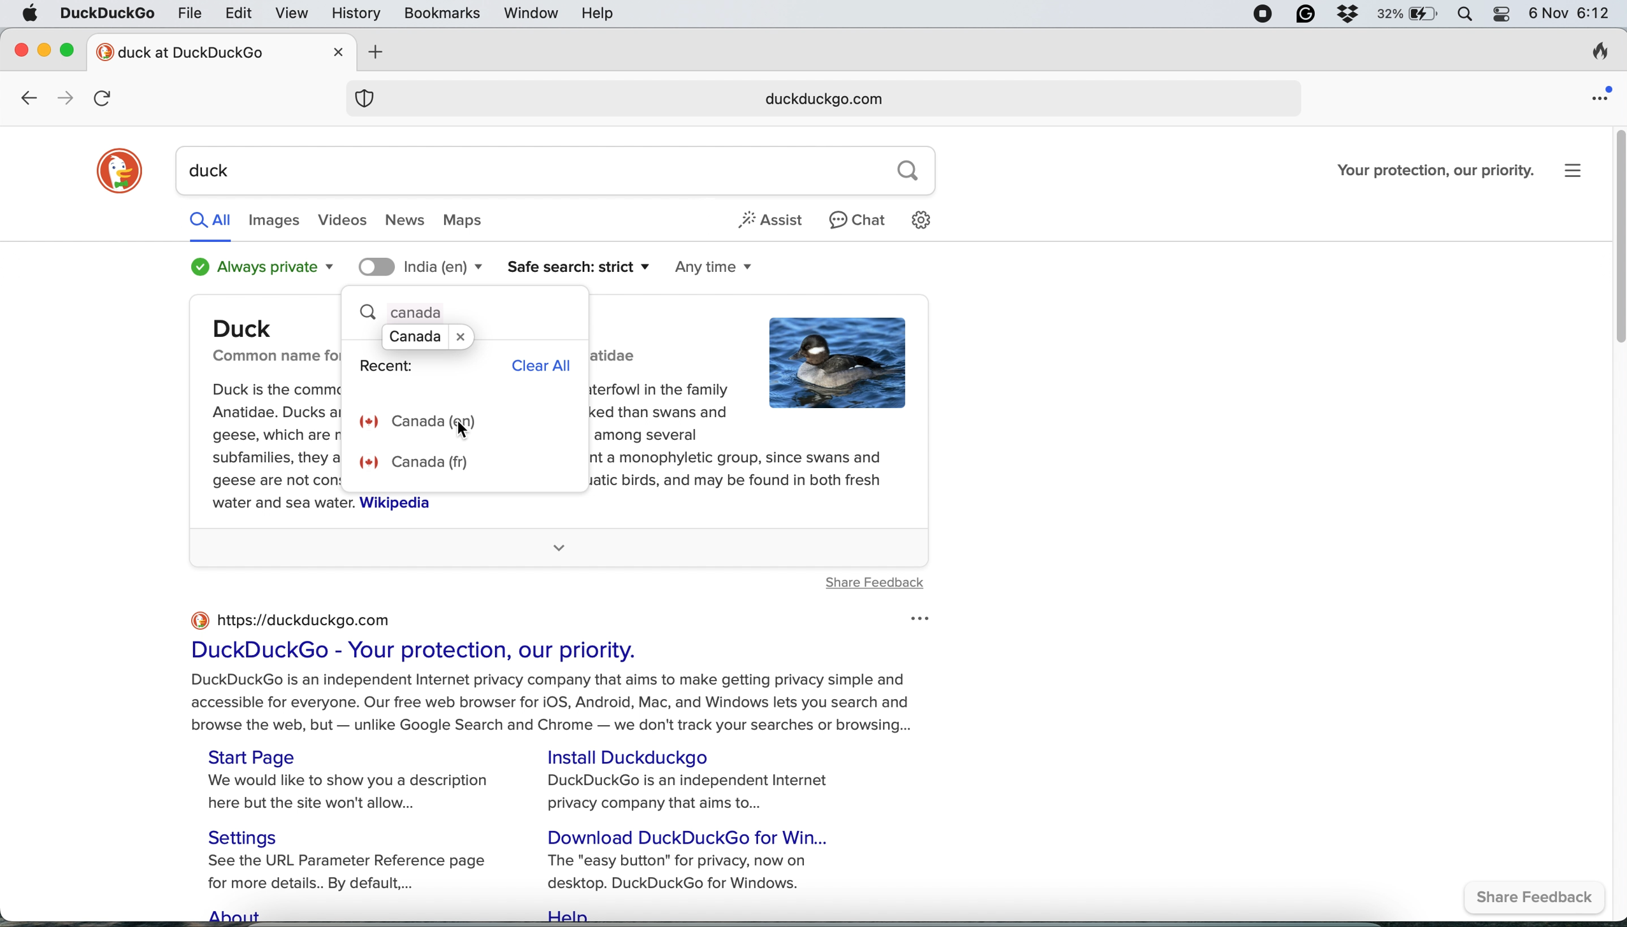 The image size is (1627, 927). What do you see at coordinates (578, 267) in the screenshot?
I see `safe search` at bounding box center [578, 267].